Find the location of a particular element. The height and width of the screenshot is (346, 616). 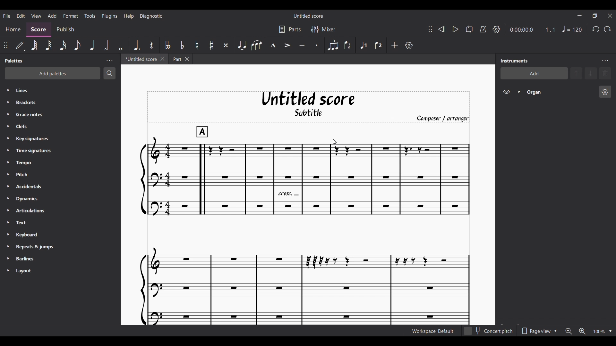

File menu is located at coordinates (6, 15).